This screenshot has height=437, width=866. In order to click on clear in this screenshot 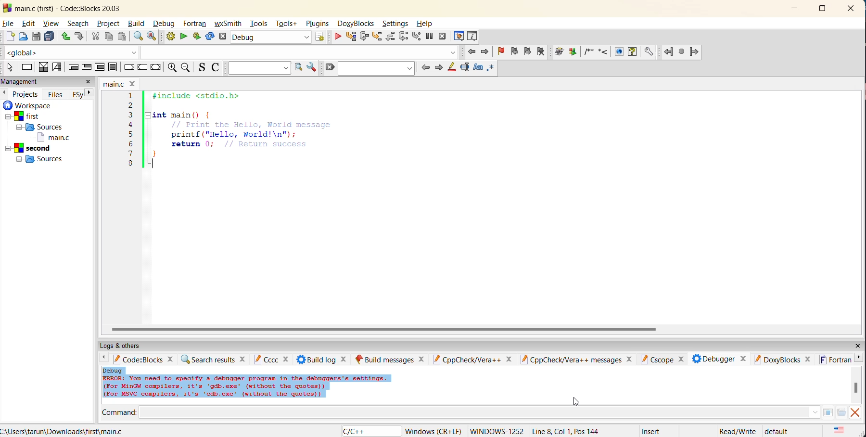, I will do `click(330, 68)`.